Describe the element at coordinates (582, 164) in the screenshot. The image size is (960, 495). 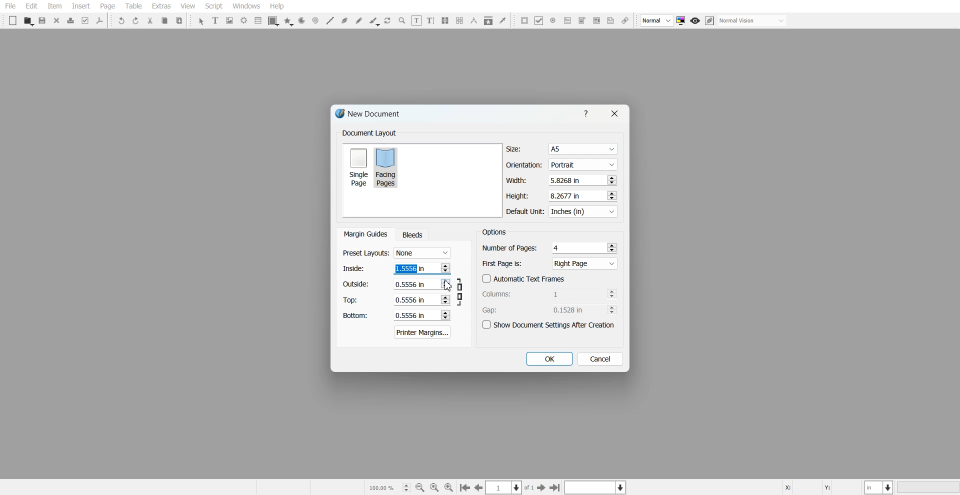
I see `Portrait` at that location.